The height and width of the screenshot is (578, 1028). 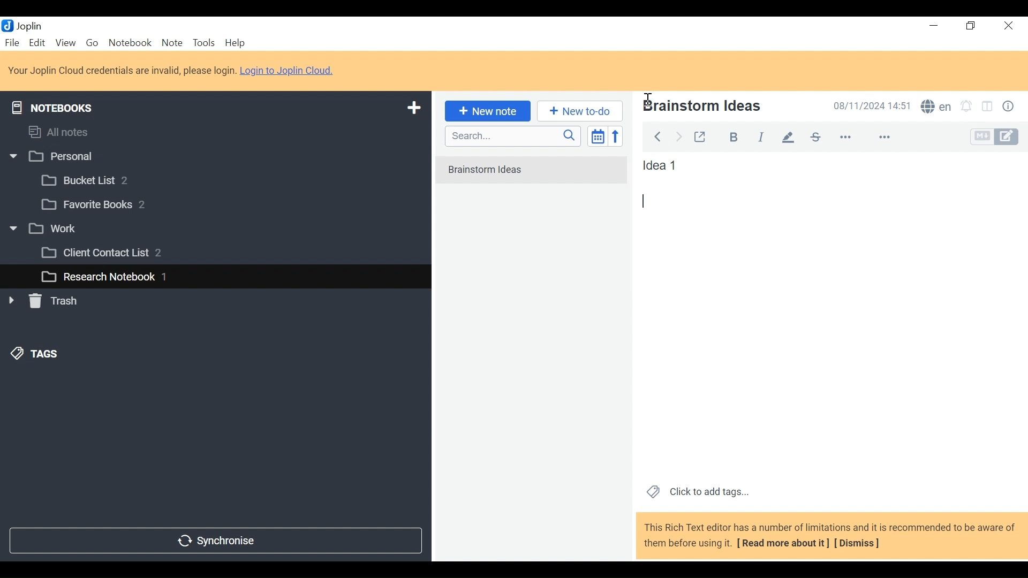 What do you see at coordinates (215, 539) in the screenshot?
I see `Synchronize` at bounding box center [215, 539].